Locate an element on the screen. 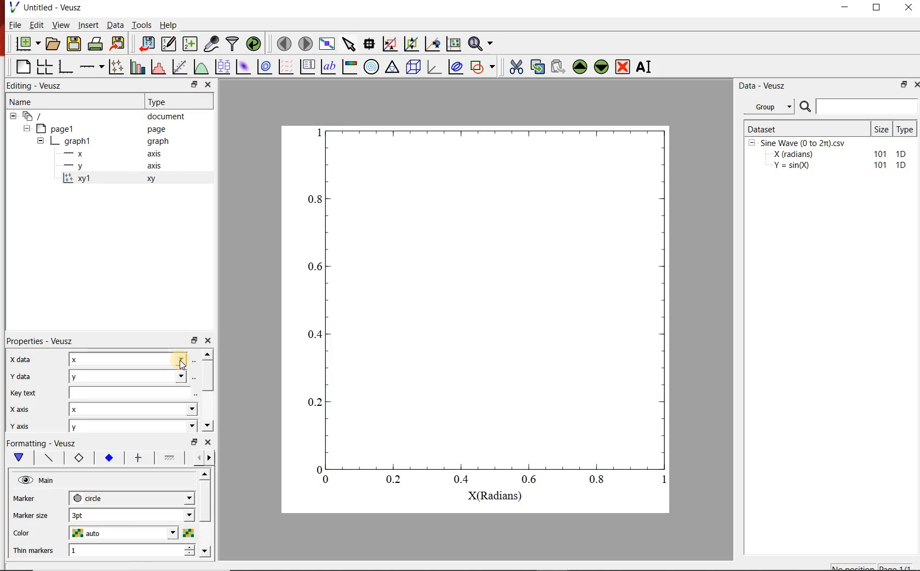 The width and height of the screenshot is (920, 571). 1 is located at coordinates (132, 551).